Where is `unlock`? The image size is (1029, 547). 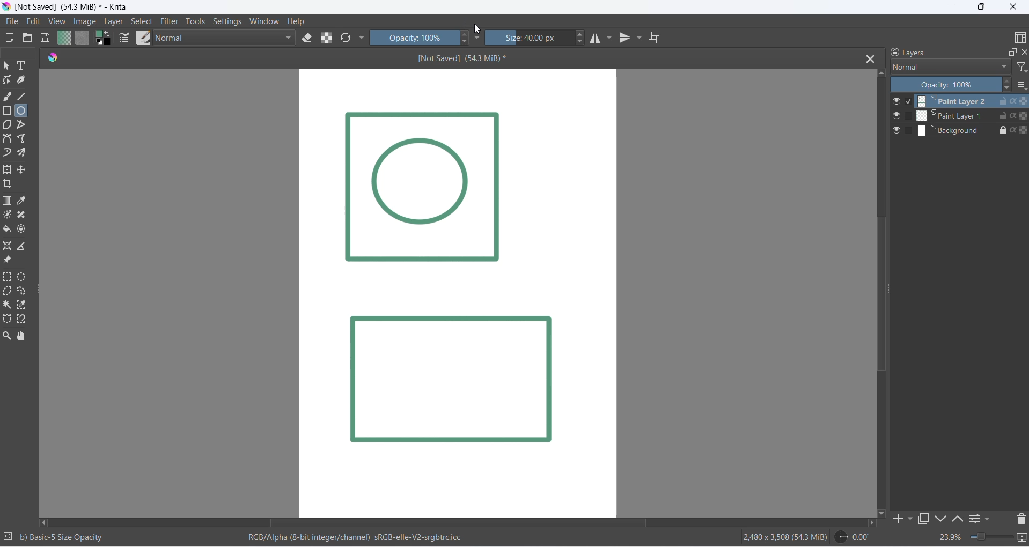
unlock is located at coordinates (1001, 116).